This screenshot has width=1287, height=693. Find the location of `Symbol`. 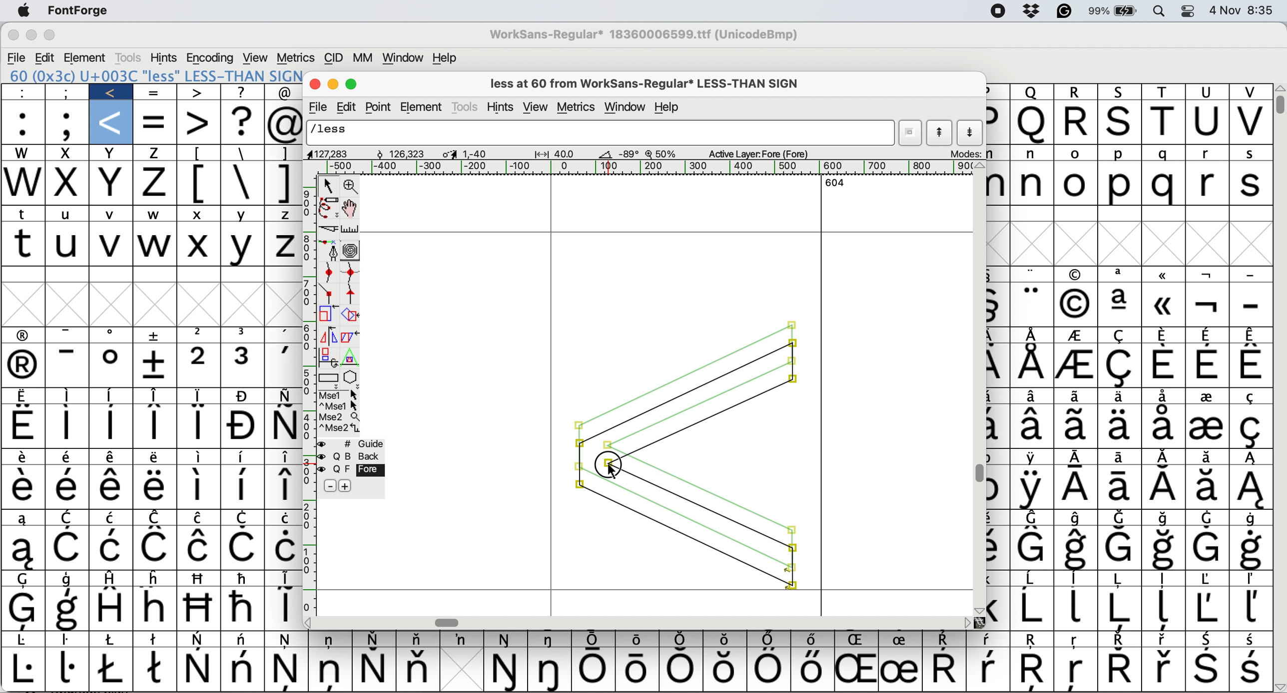

Symbol is located at coordinates (376, 638).